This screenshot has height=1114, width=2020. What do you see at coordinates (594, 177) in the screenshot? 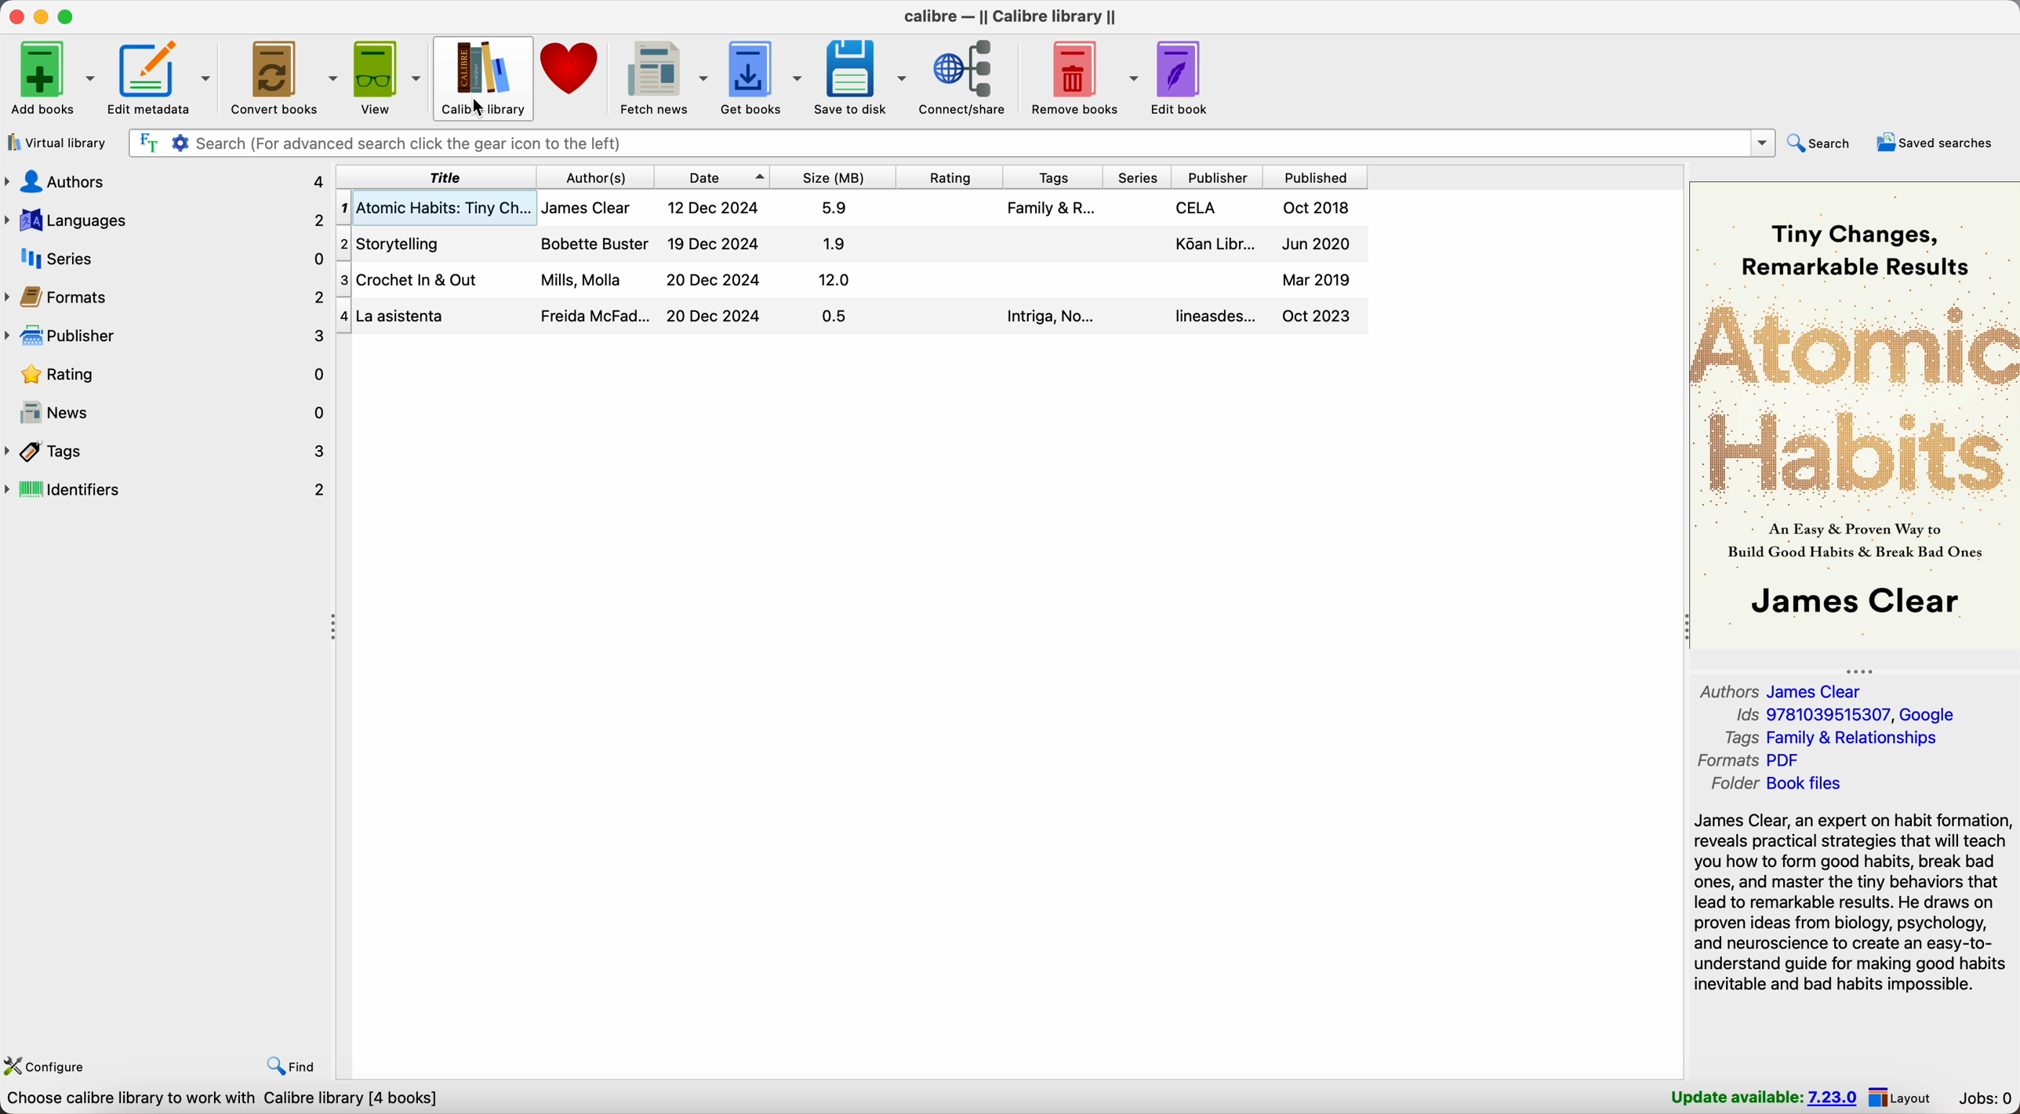
I see `author(s)` at bounding box center [594, 177].